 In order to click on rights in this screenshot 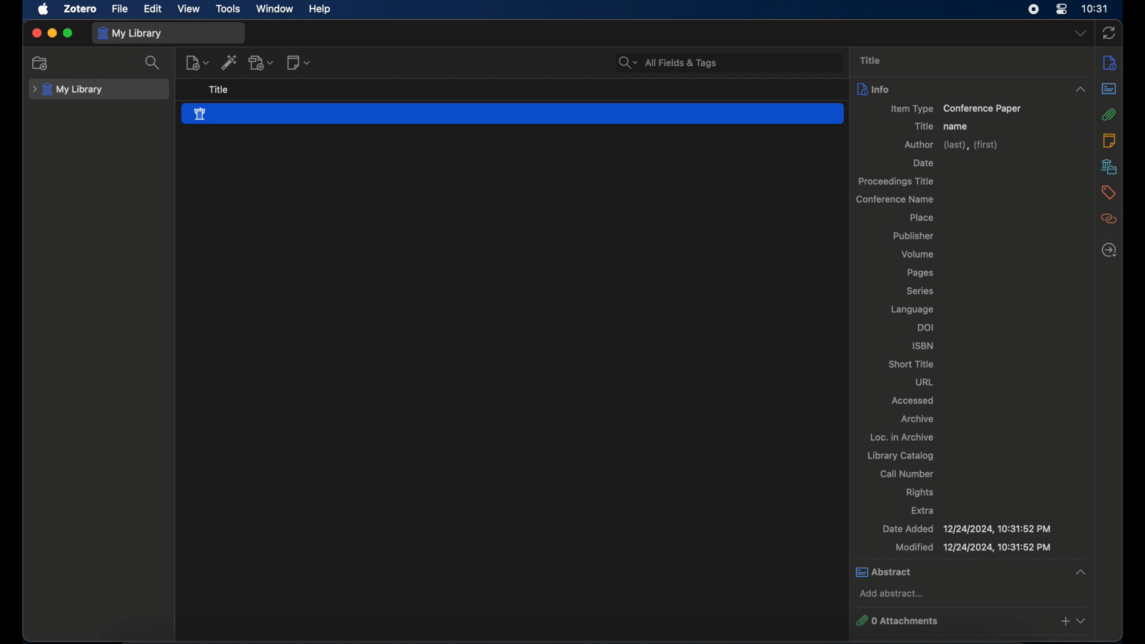, I will do `click(920, 493)`.